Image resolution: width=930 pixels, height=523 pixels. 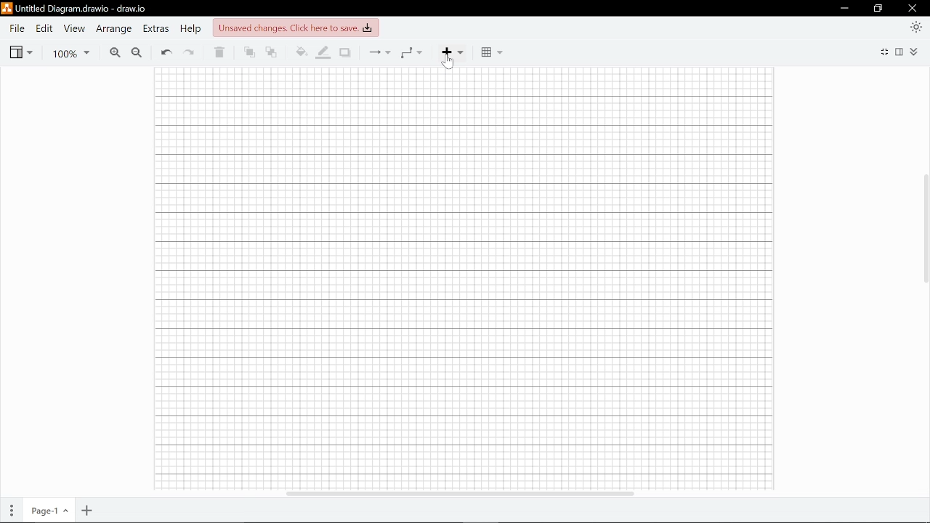 What do you see at coordinates (10, 511) in the screenshot?
I see `Pages` at bounding box center [10, 511].